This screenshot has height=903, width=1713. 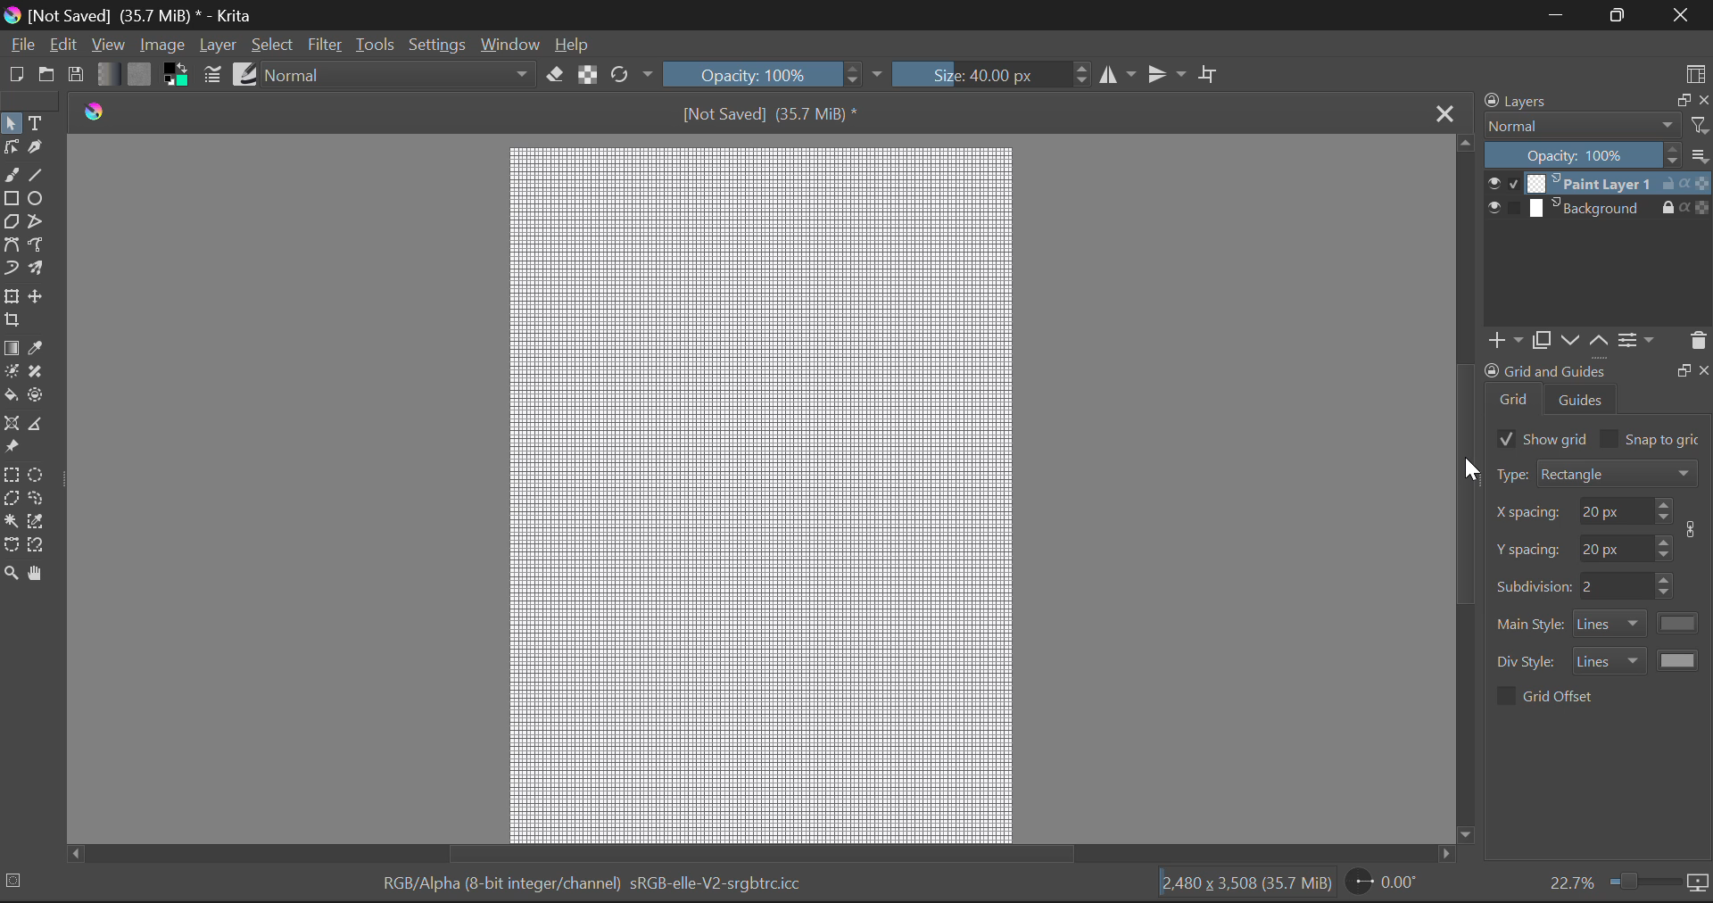 What do you see at coordinates (1533, 584) in the screenshot?
I see `sub division` at bounding box center [1533, 584].